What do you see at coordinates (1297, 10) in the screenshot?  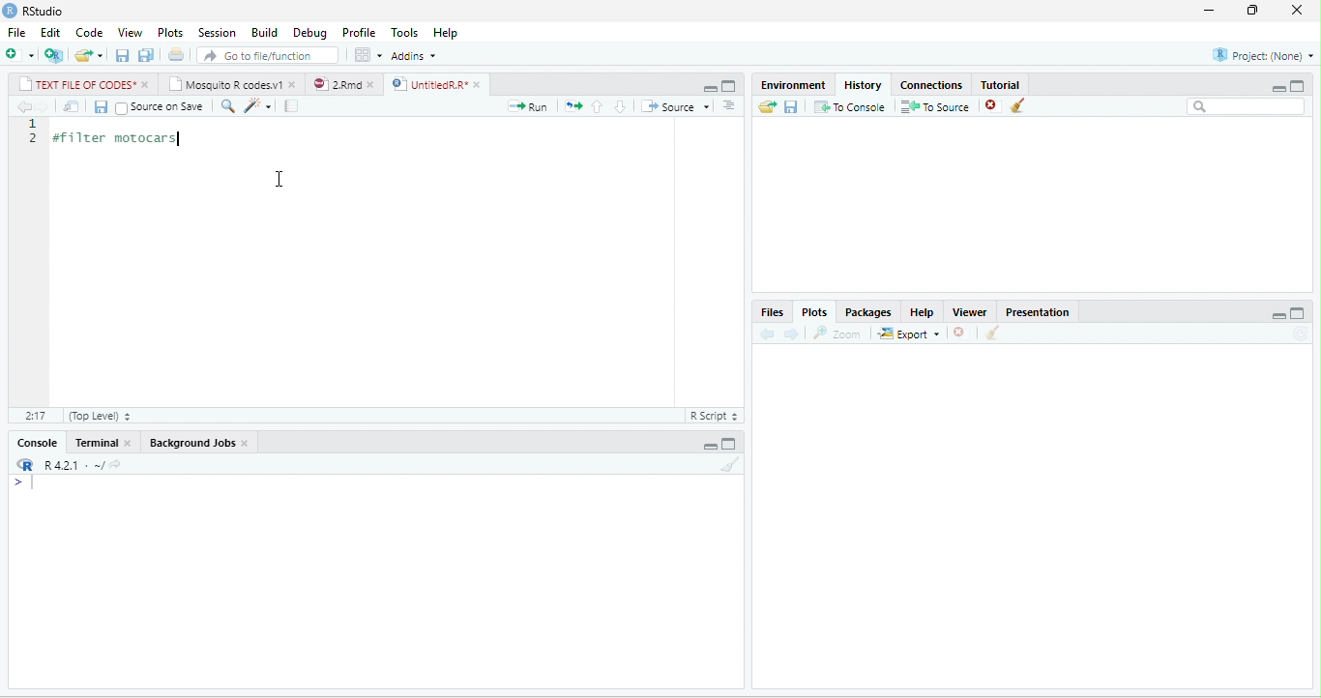 I see `close` at bounding box center [1297, 10].